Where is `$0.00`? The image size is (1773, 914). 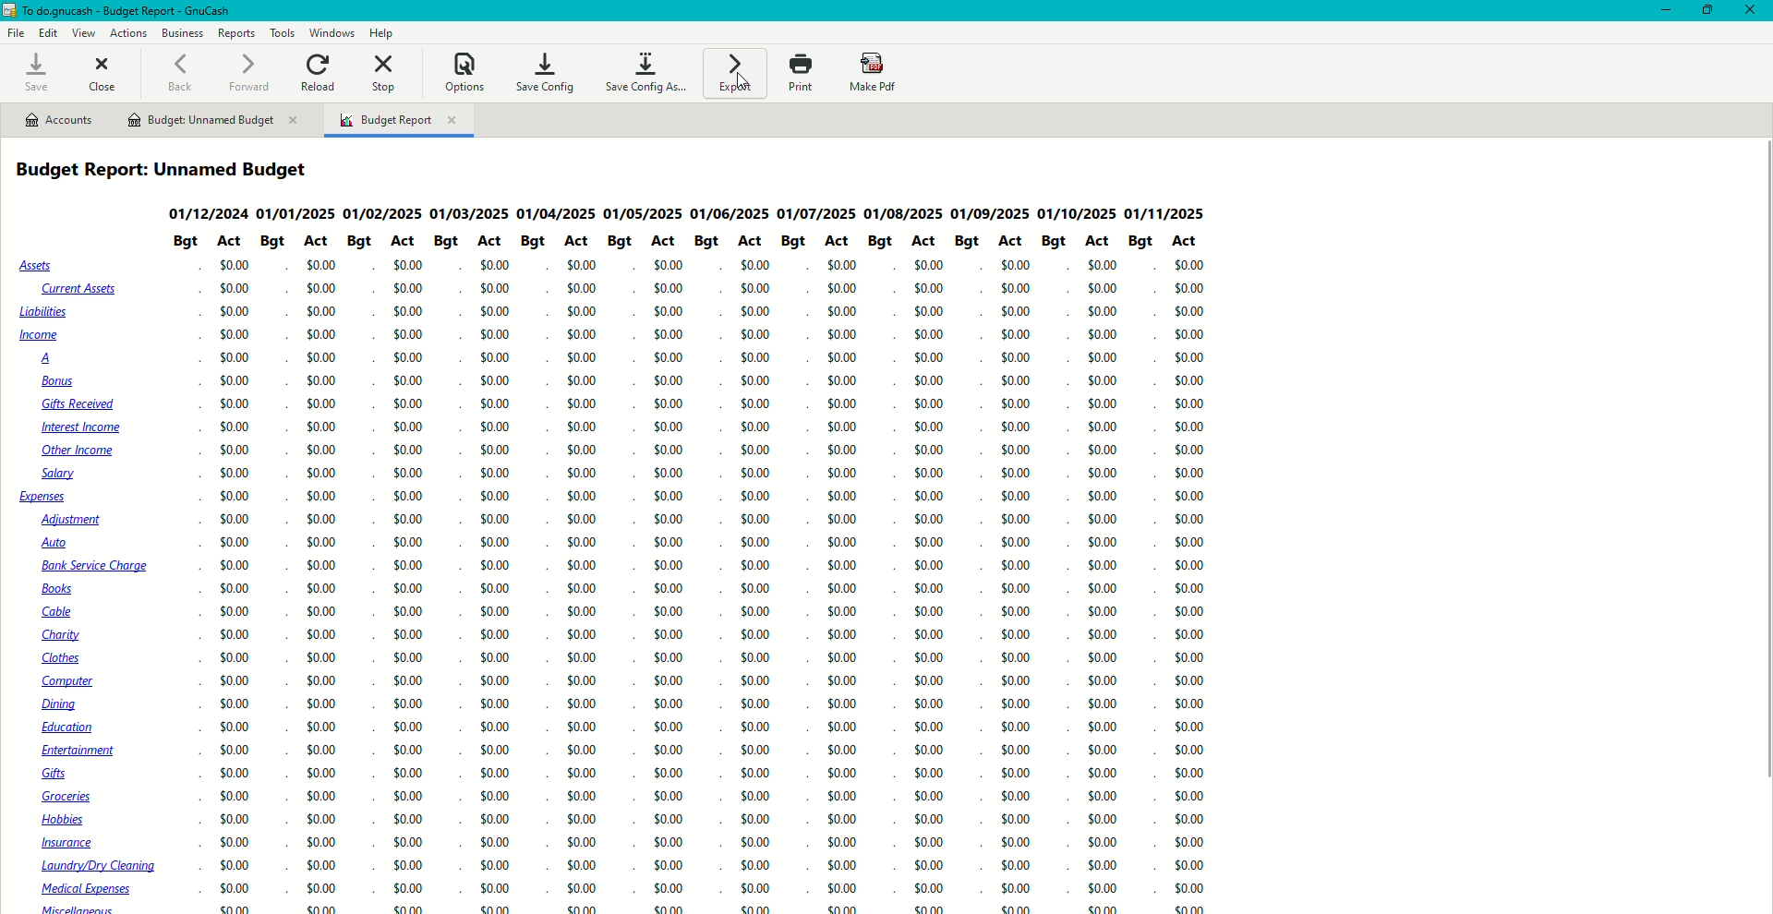 $0.00 is located at coordinates (754, 722).